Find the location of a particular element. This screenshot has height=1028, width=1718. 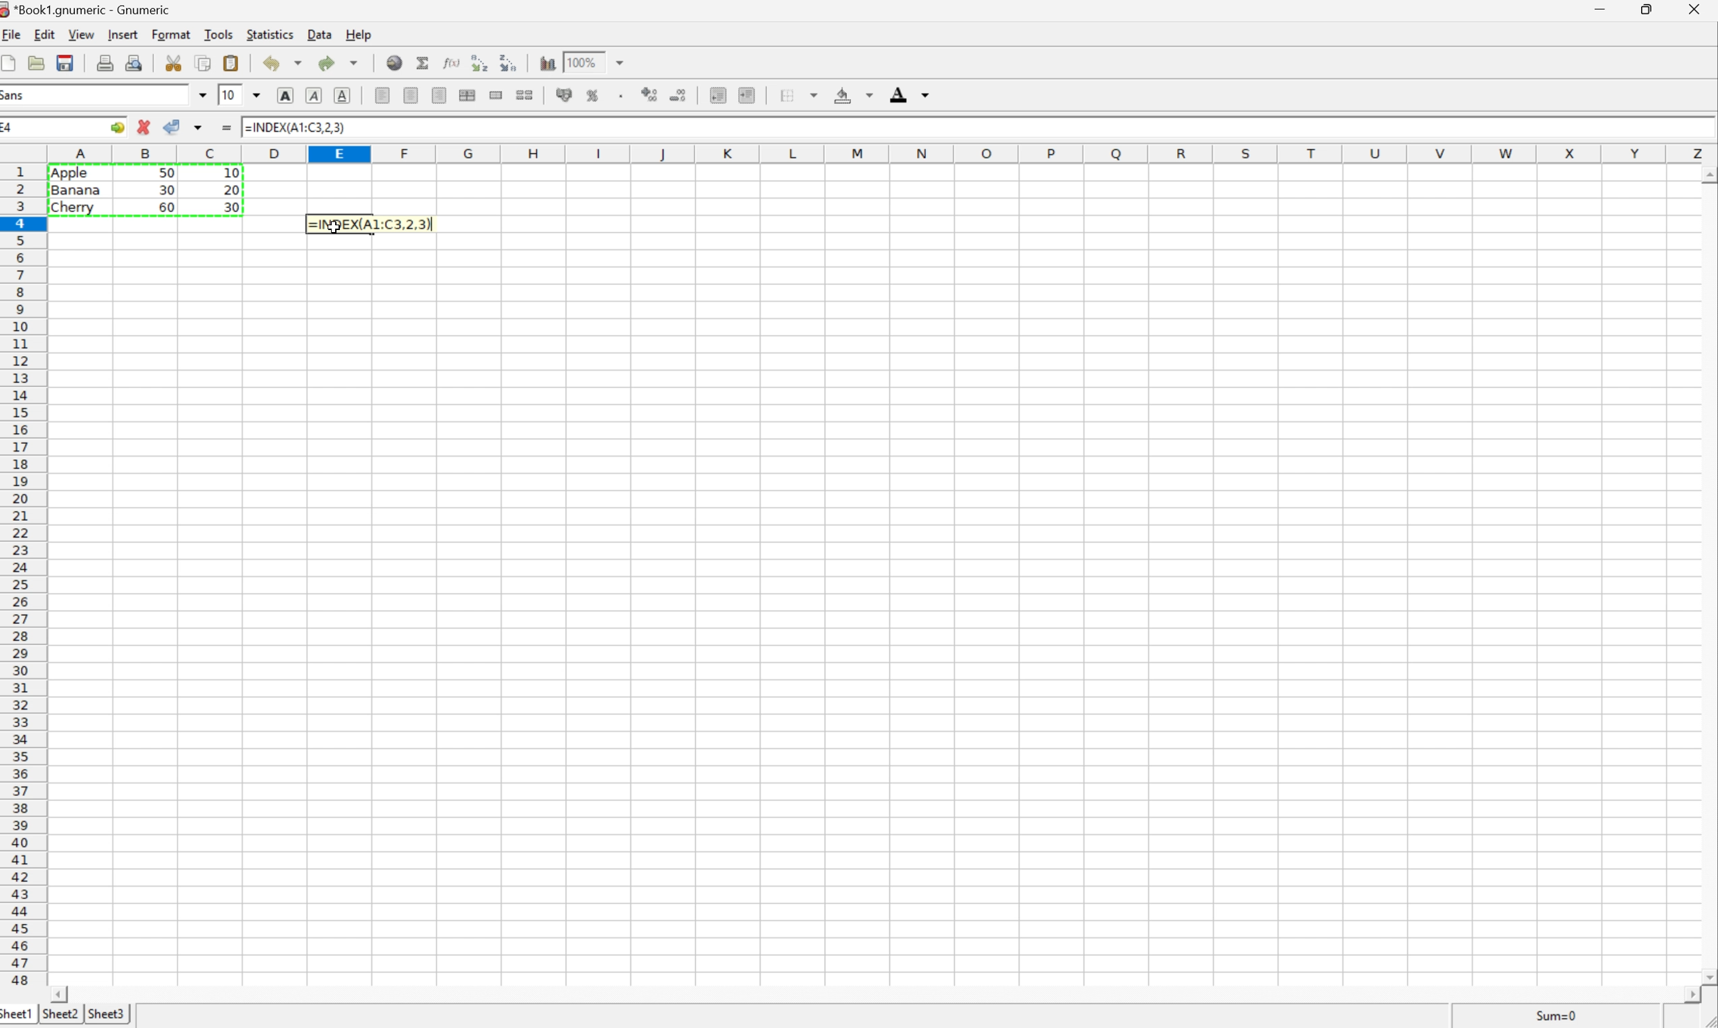

format selection as accounting is located at coordinates (565, 95).